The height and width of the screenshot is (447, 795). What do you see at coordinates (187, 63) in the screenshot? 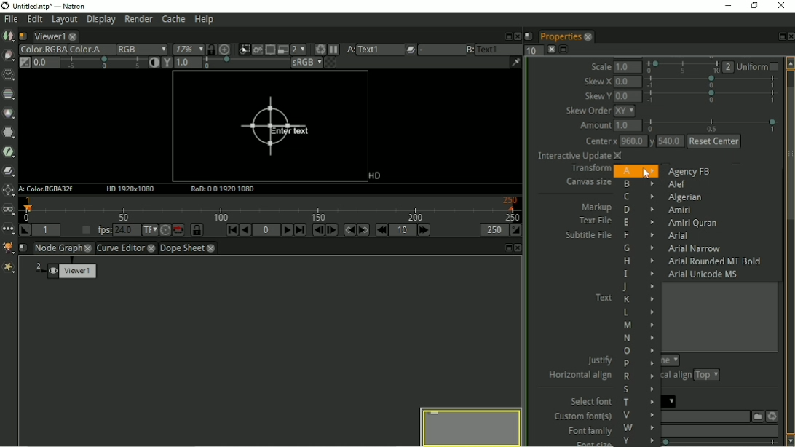
I see `Viewer gamma correction` at bounding box center [187, 63].